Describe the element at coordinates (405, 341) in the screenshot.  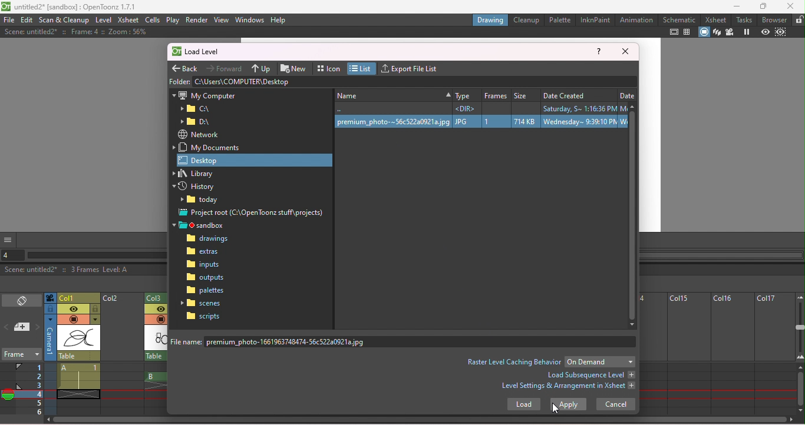
I see `file name ` at that location.